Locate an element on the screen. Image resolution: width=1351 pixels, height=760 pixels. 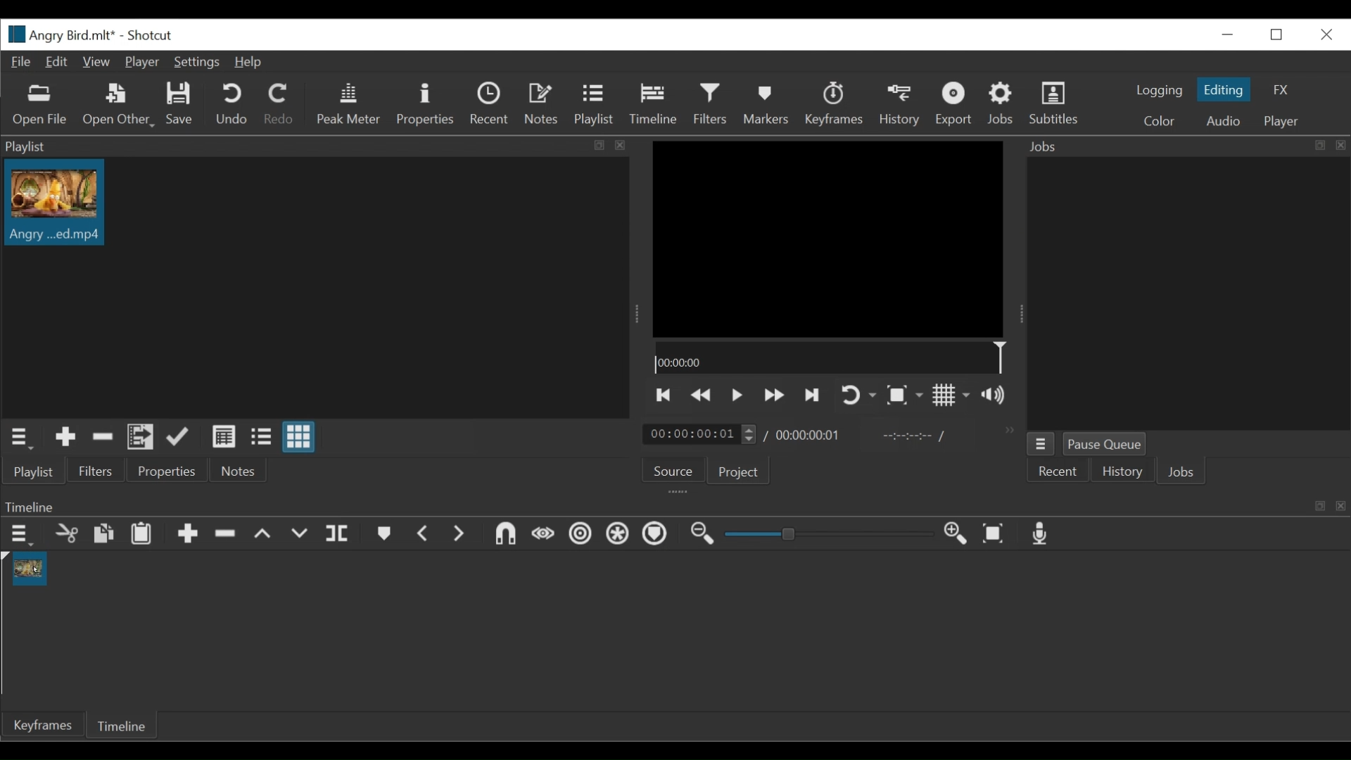
Playlist Panel is located at coordinates (315, 146).